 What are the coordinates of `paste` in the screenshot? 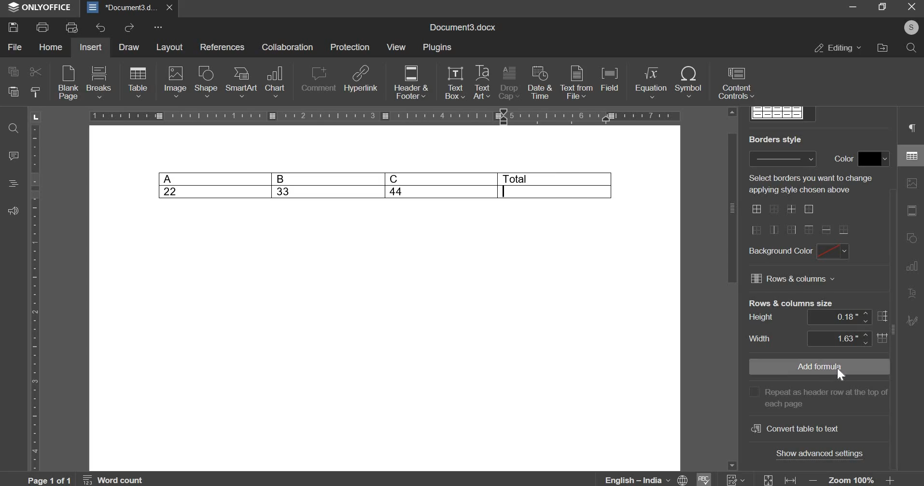 It's located at (12, 92).